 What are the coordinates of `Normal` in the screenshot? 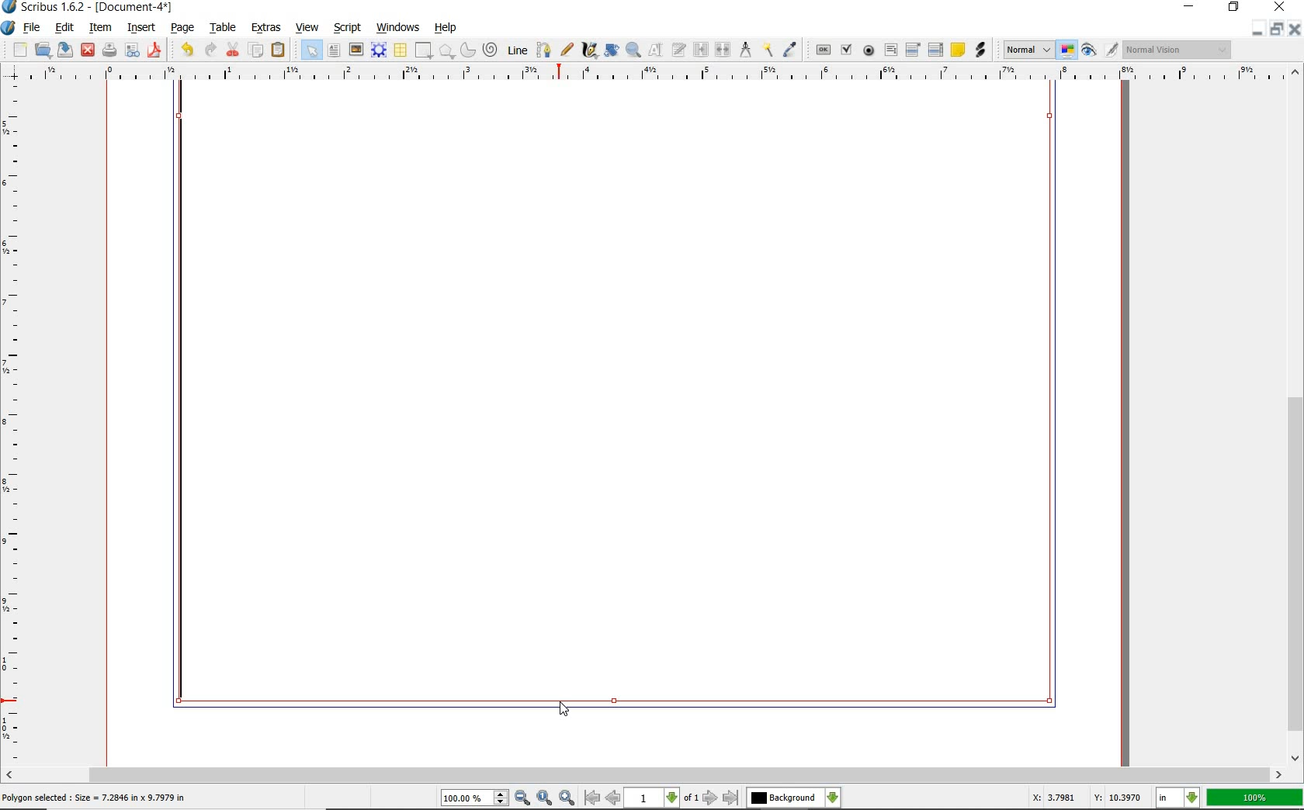 It's located at (1028, 50).